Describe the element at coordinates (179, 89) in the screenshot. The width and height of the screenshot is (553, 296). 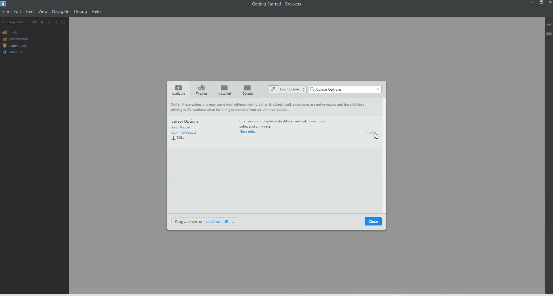
I see `available` at that location.